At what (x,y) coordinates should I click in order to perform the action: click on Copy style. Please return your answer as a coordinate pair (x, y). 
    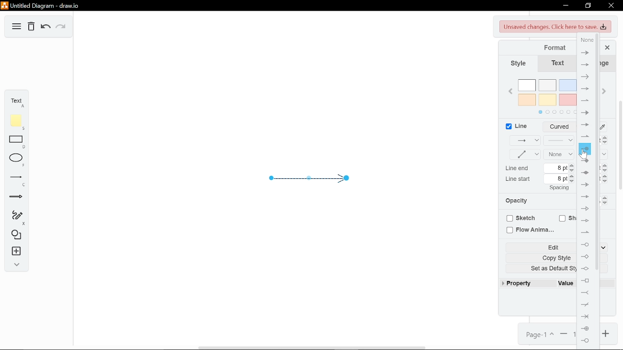
    Looking at the image, I should click on (543, 258).